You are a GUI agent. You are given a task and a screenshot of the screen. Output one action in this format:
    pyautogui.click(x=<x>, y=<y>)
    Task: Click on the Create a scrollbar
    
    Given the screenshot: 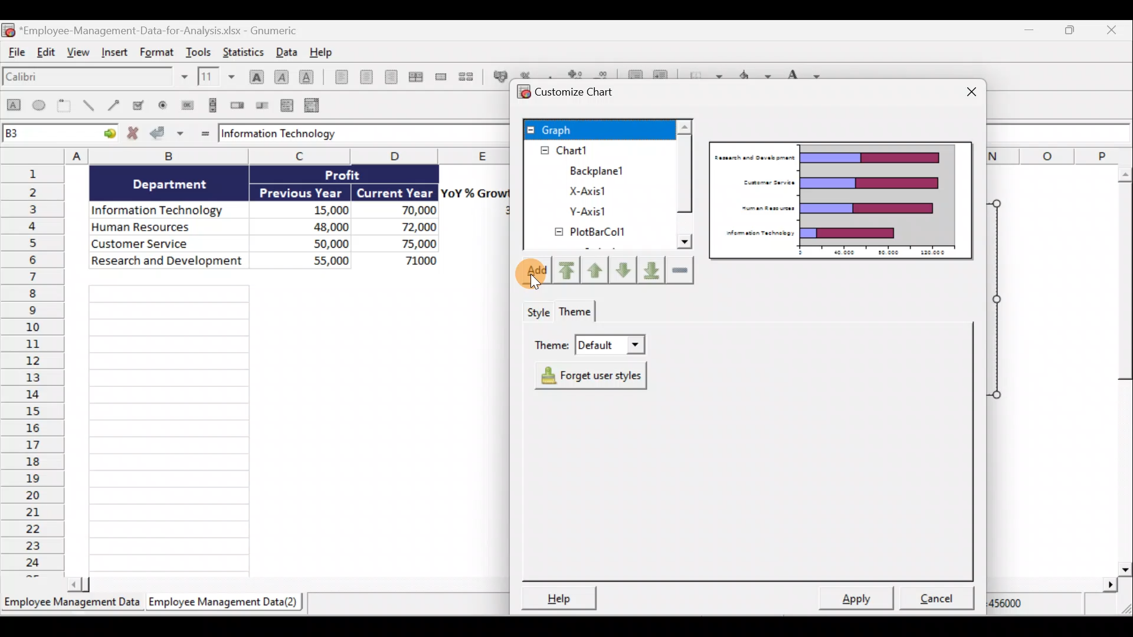 What is the action you would take?
    pyautogui.click(x=211, y=105)
    